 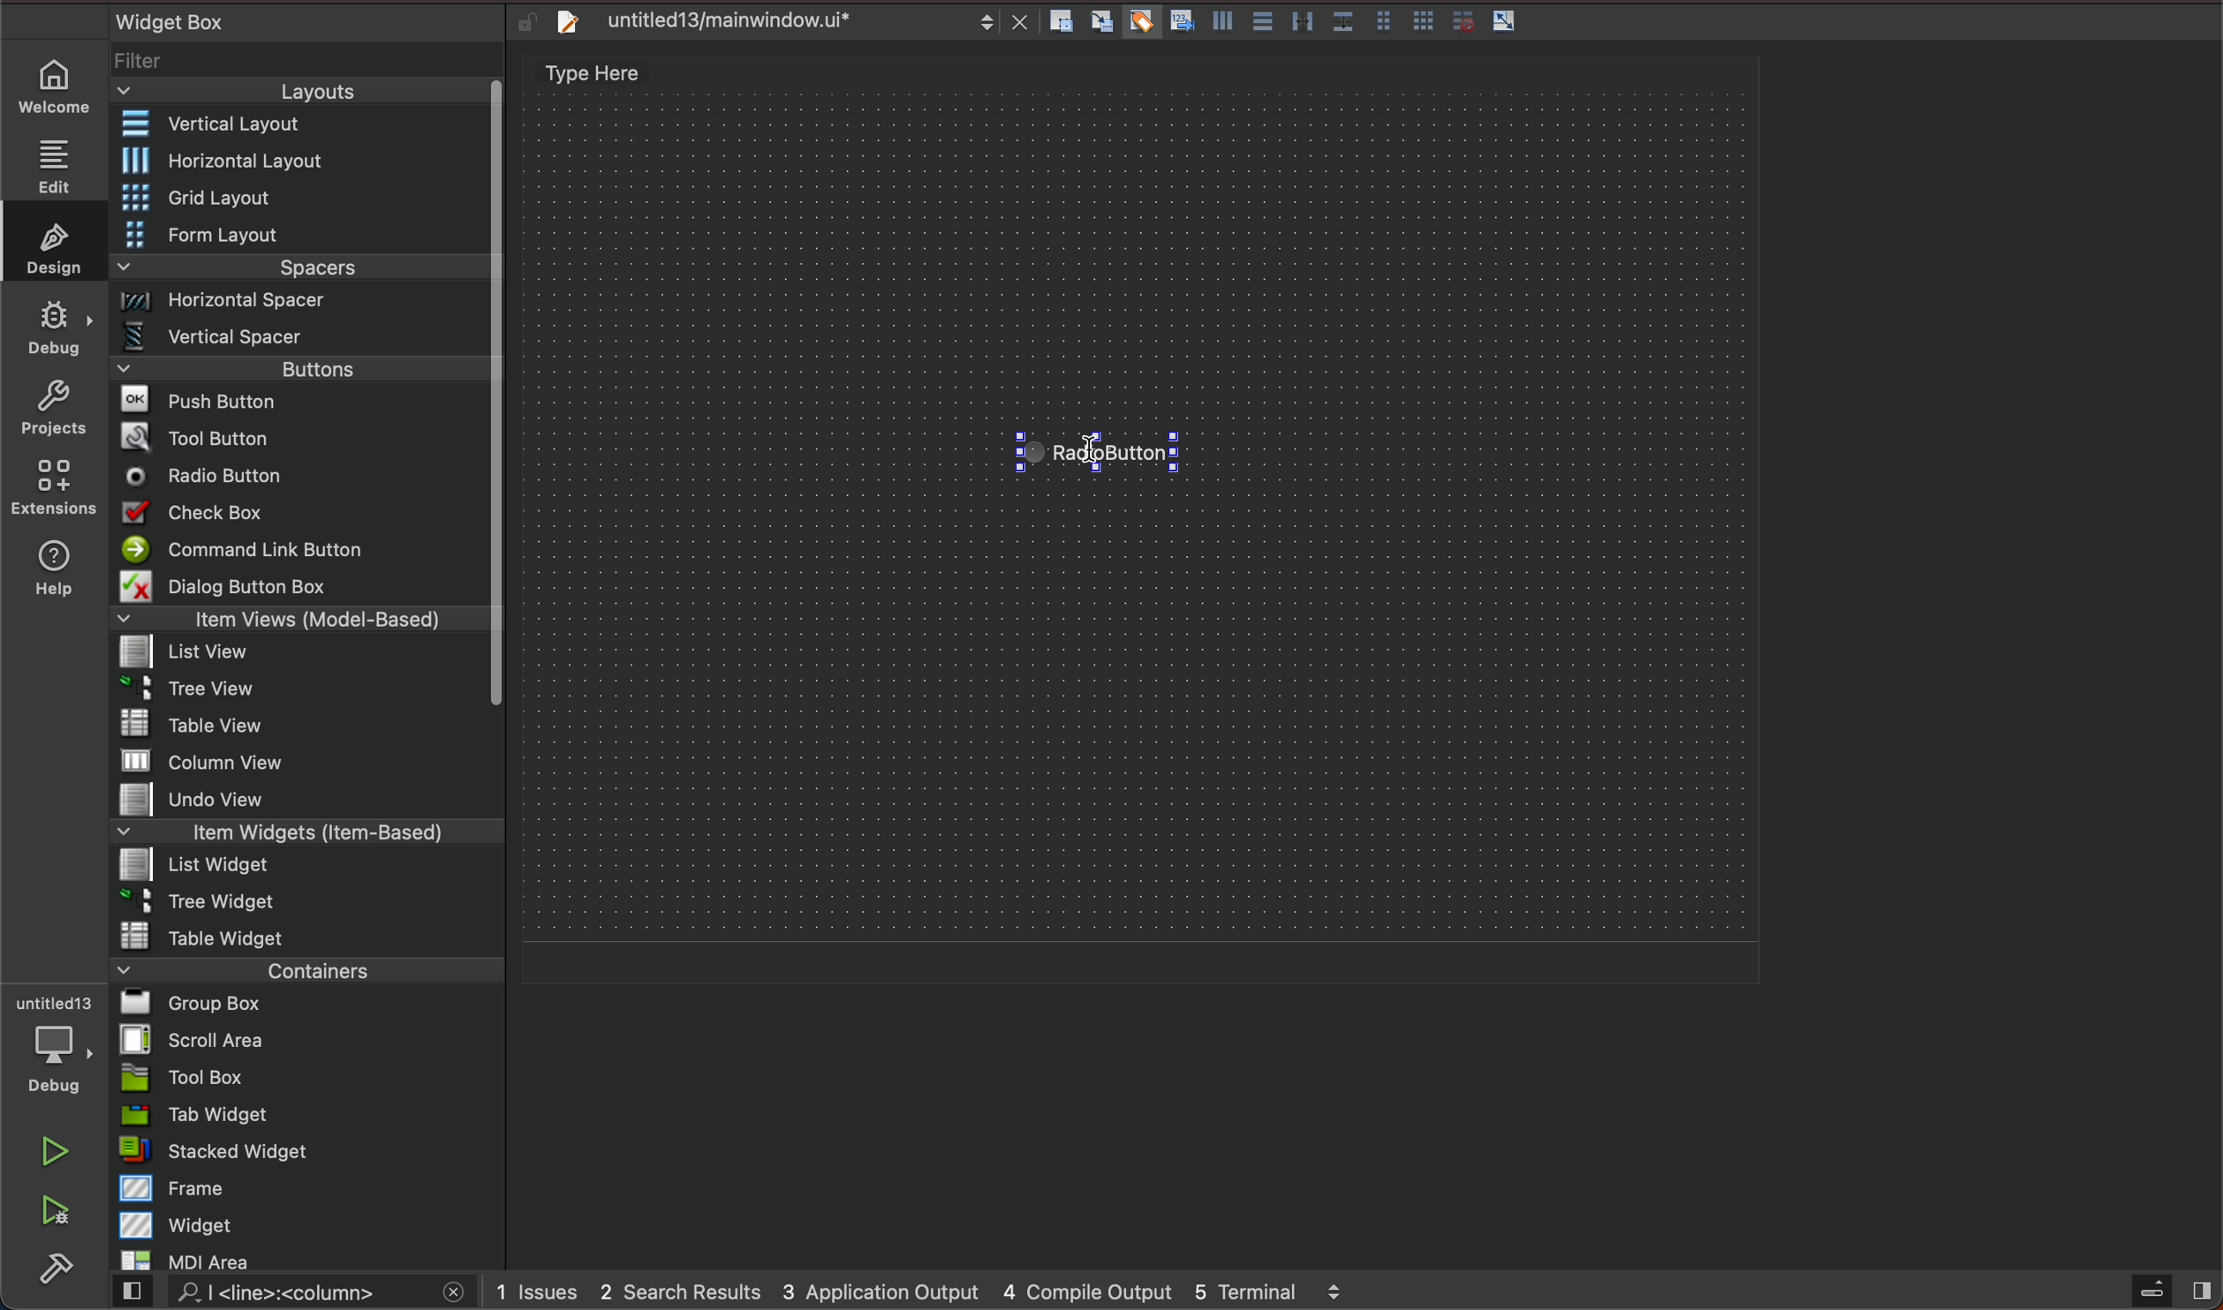 I want to click on scroll area, so click(x=307, y=1039).